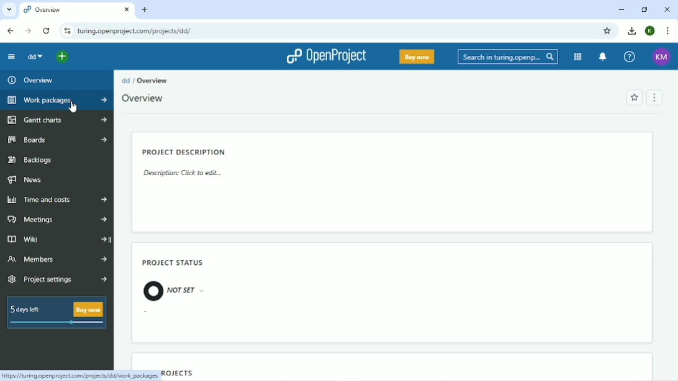 The image size is (678, 381). Describe the element at coordinates (9, 9) in the screenshot. I see `Search tabs` at that location.